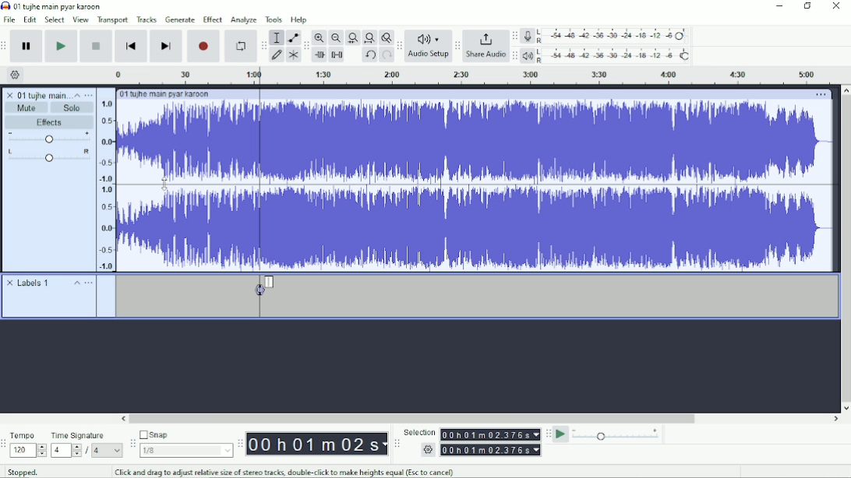 This screenshot has width=851, height=478. Describe the element at coordinates (306, 45) in the screenshot. I see `Audacity edit toolbar` at that location.